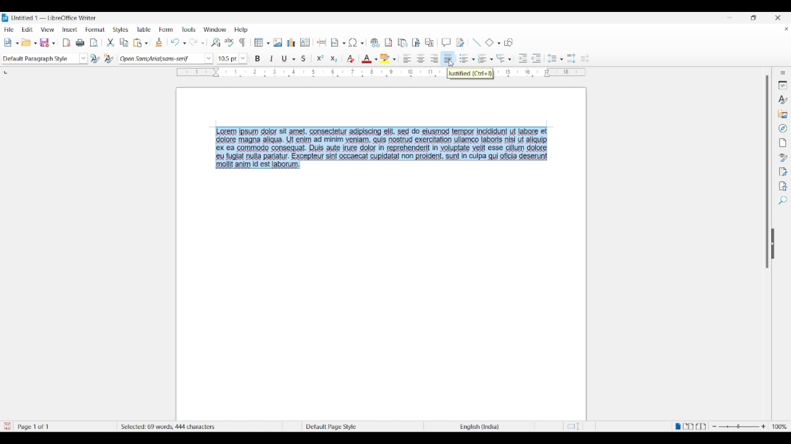 This screenshot has height=444, width=791. What do you see at coordinates (160, 59) in the screenshot?
I see `Manually change font` at bounding box center [160, 59].